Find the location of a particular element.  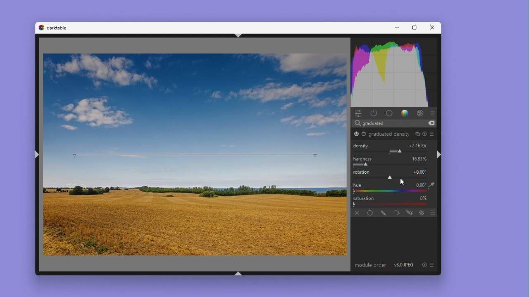

off is located at coordinates (356, 212).